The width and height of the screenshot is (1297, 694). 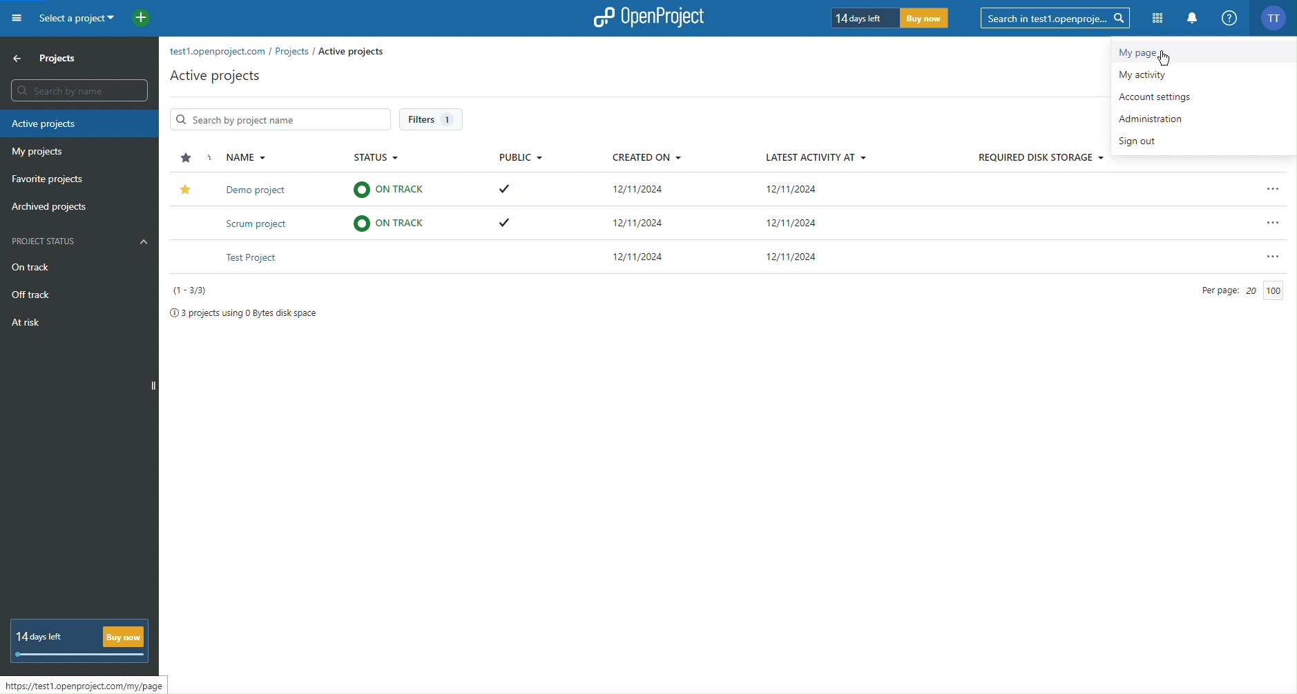 What do you see at coordinates (390, 190) in the screenshot?
I see `ON TRACK` at bounding box center [390, 190].